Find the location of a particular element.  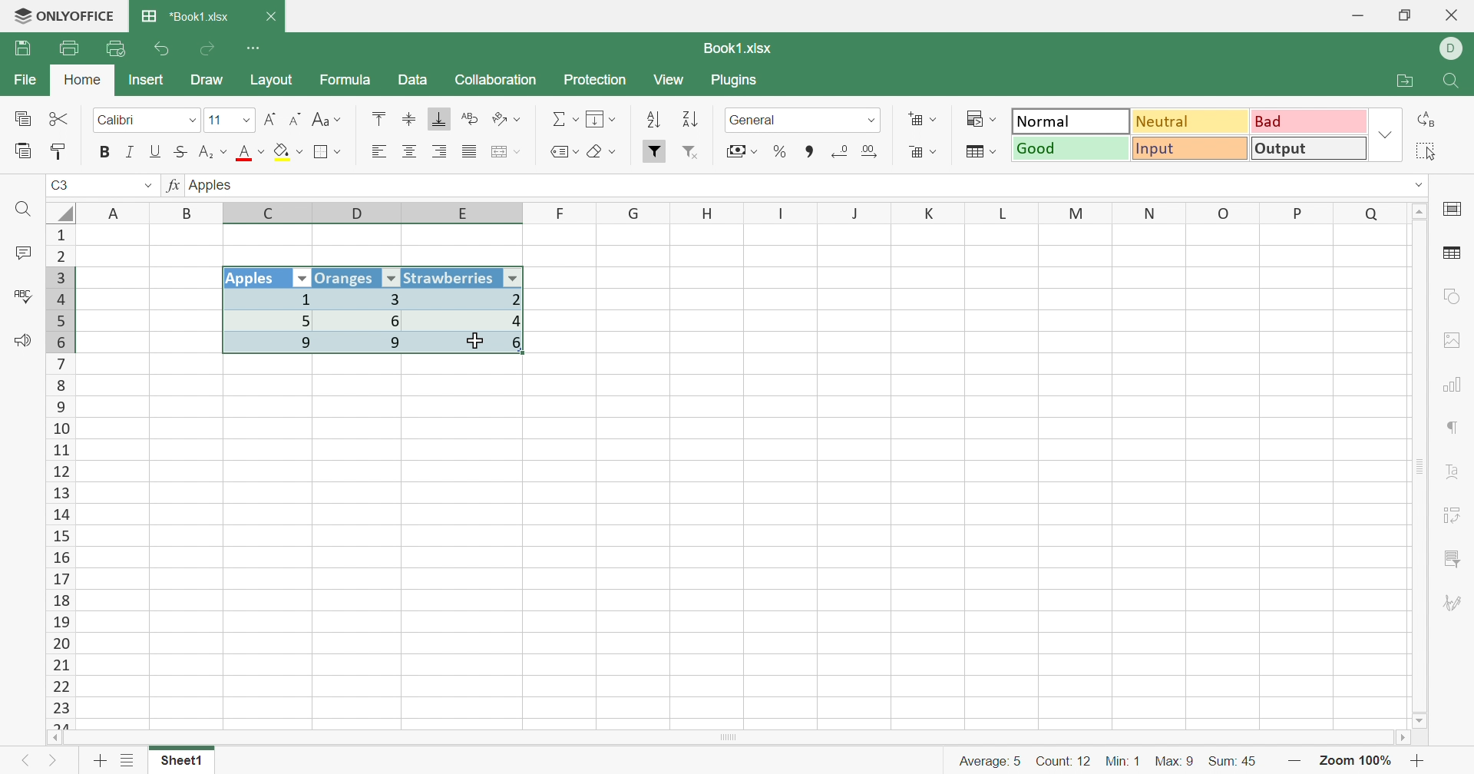

Format as table template is located at coordinates (980, 152).